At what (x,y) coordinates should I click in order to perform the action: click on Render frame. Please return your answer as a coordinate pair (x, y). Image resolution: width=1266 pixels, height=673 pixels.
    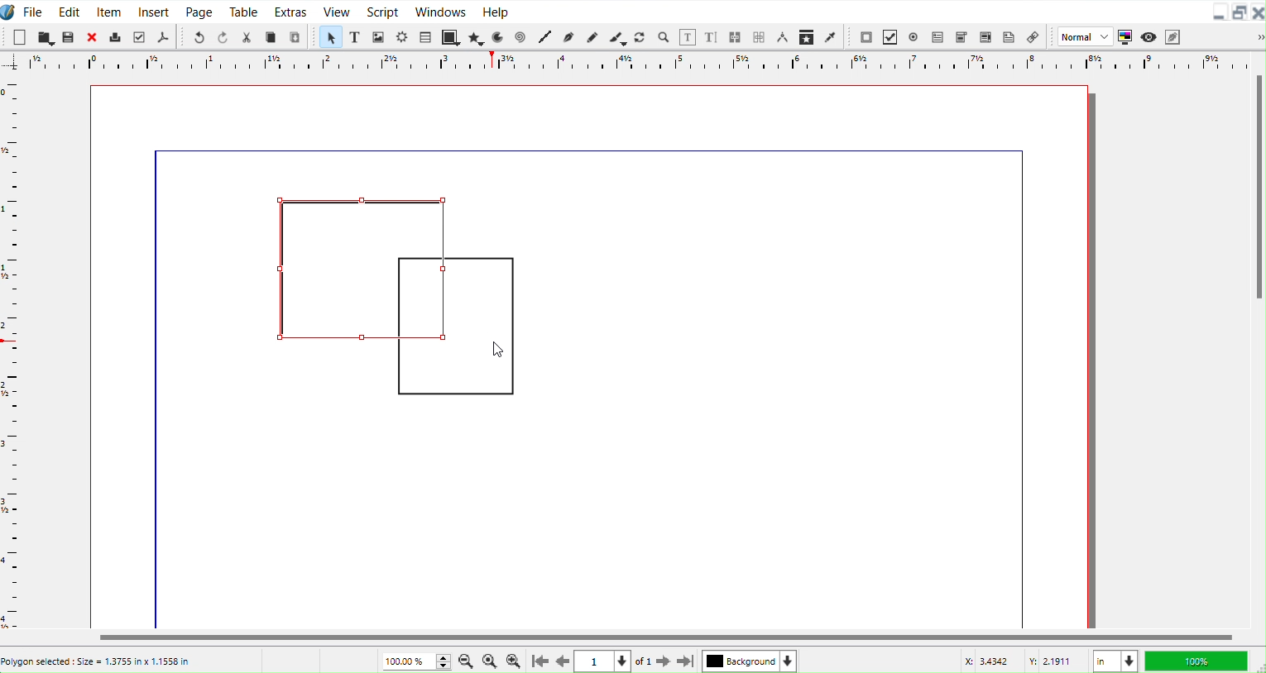
    Looking at the image, I should click on (403, 37).